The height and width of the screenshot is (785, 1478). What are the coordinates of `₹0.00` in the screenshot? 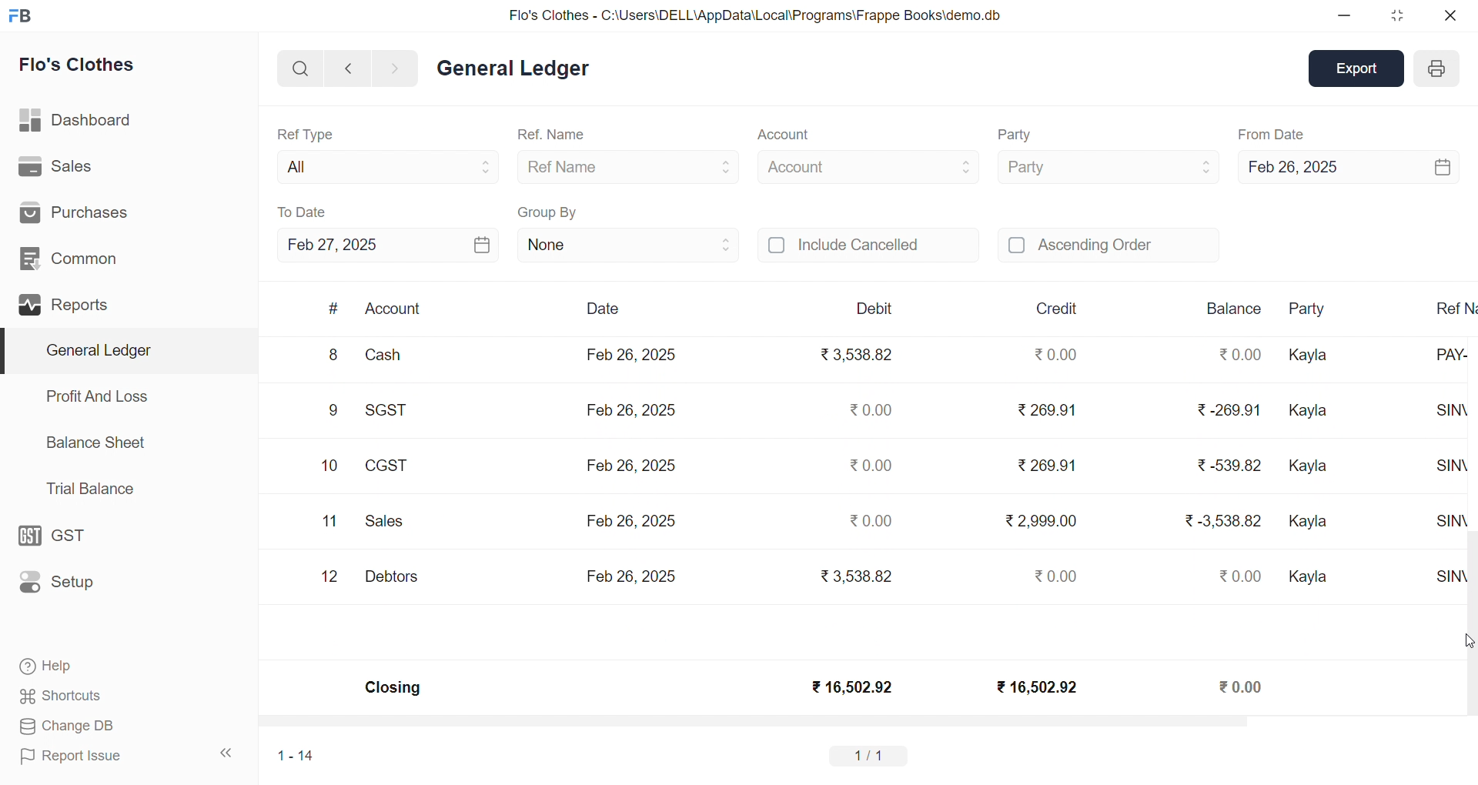 It's located at (871, 466).